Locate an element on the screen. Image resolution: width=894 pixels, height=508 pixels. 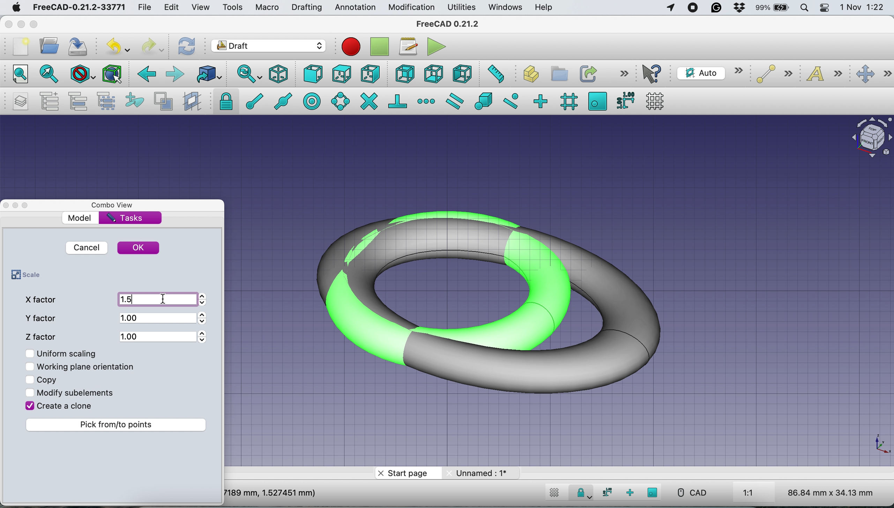
execute macros is located at coordinates (437, 46).